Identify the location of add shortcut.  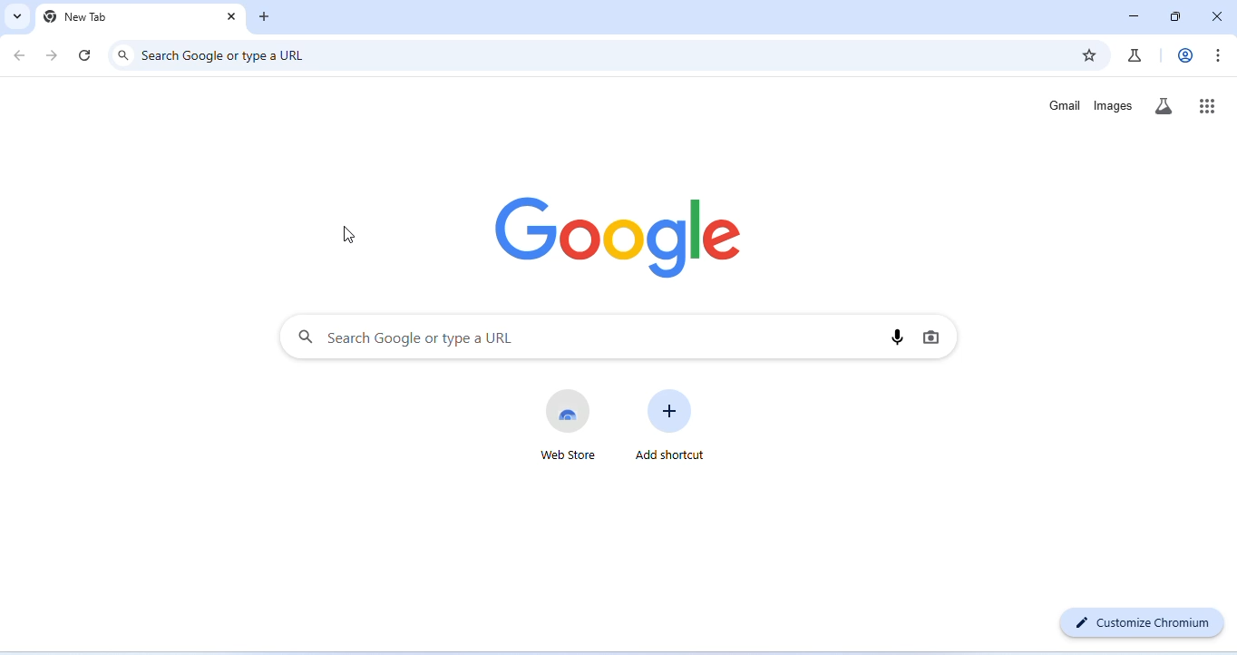
(670, 426).